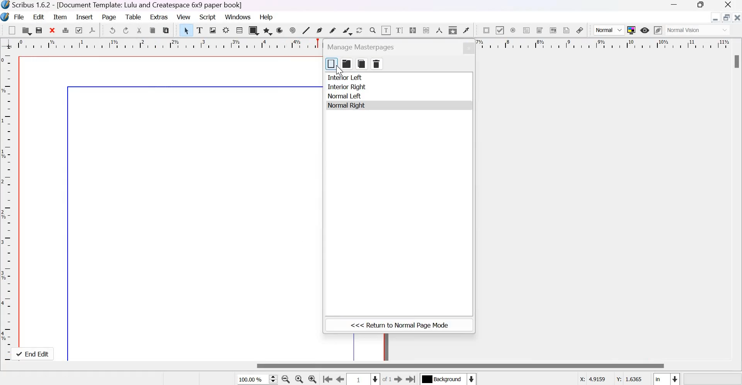 The height and width of the screenshot is (385, 742). What do you see at coordinates (238, 16) in the screenshot?
I see `Windows` at bounding box center [238, 16].